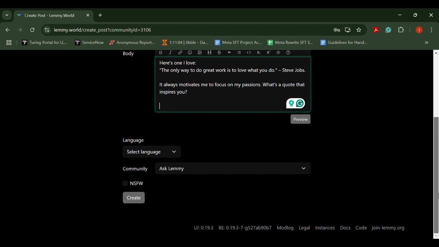 The height and width of the screenshot is (247, 439). Describe the element at coordinates (431, 15) in the screenshot. I see `Close Window` at that location.